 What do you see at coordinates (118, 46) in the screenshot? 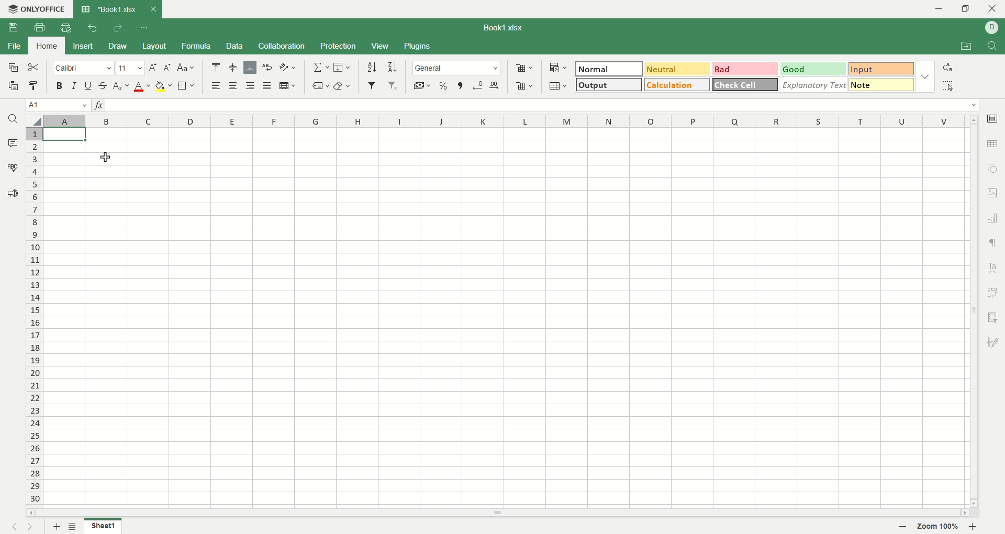
I see `draw` at bounding box center [118, 46].